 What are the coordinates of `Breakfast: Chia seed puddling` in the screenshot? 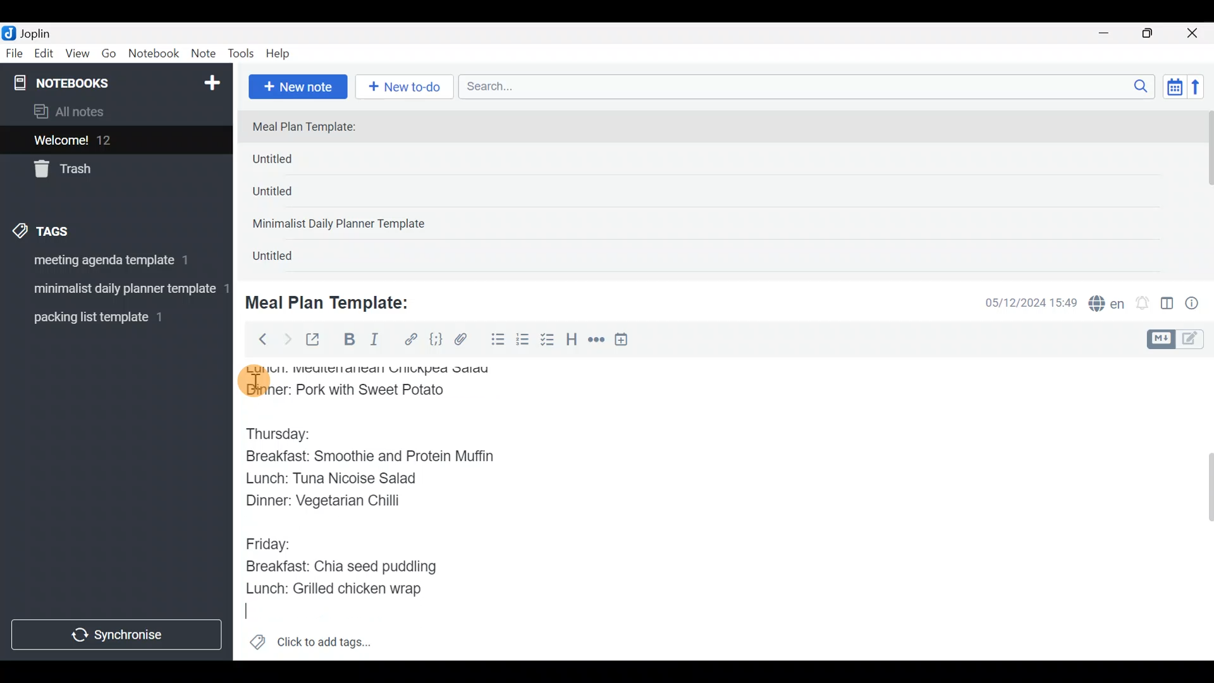 It's located at (348, 567).